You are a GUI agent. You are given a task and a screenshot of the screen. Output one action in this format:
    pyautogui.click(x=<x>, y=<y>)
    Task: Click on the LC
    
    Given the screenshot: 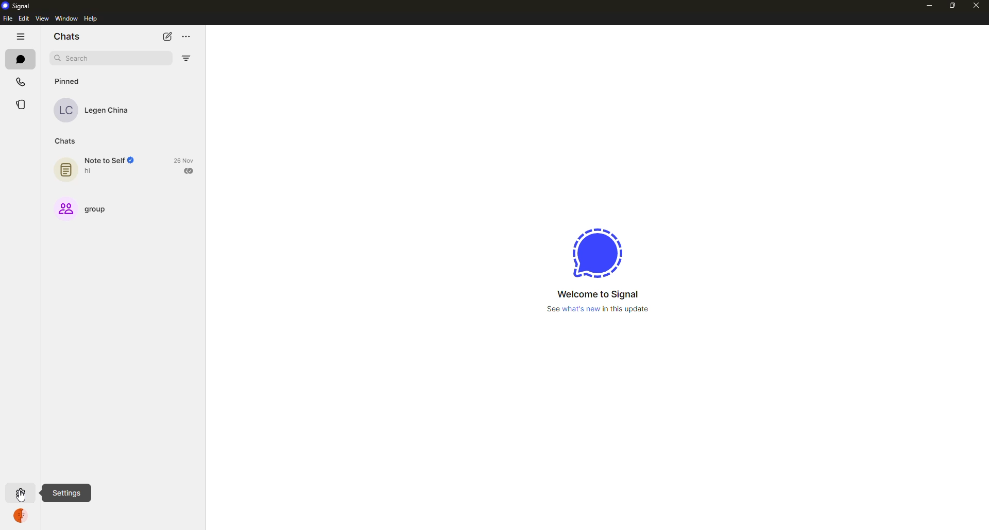 What is the action you would take?
    pyautogui.click(x=69, y=111)
    